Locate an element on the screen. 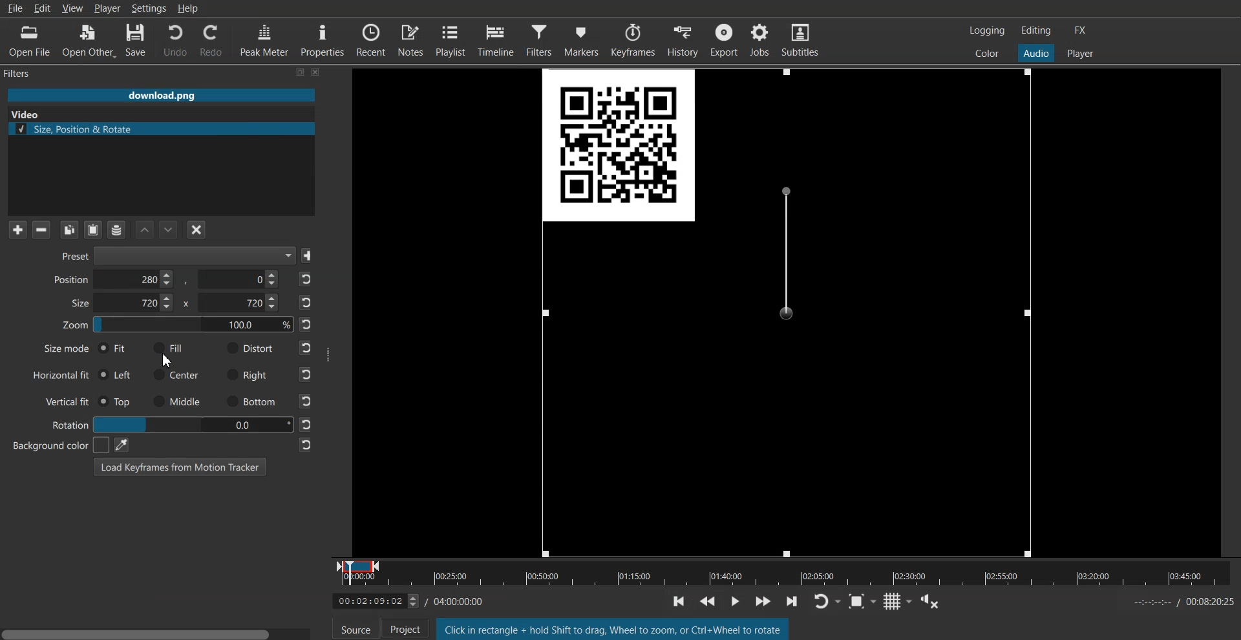 This screenshot has height=640, width=1241. Notes is located at coordinates (411, 39).